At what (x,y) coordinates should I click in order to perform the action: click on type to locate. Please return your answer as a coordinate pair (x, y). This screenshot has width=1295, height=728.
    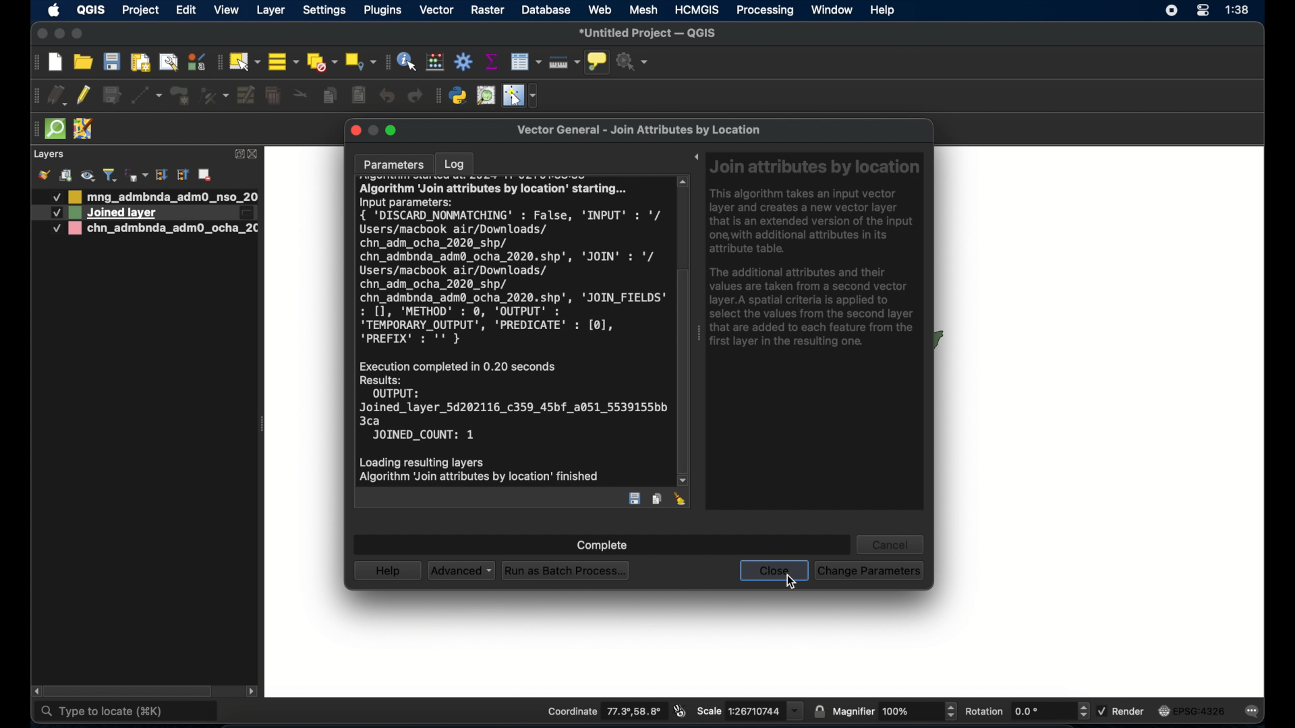
    Looking at the image, I should click on (127, 712).